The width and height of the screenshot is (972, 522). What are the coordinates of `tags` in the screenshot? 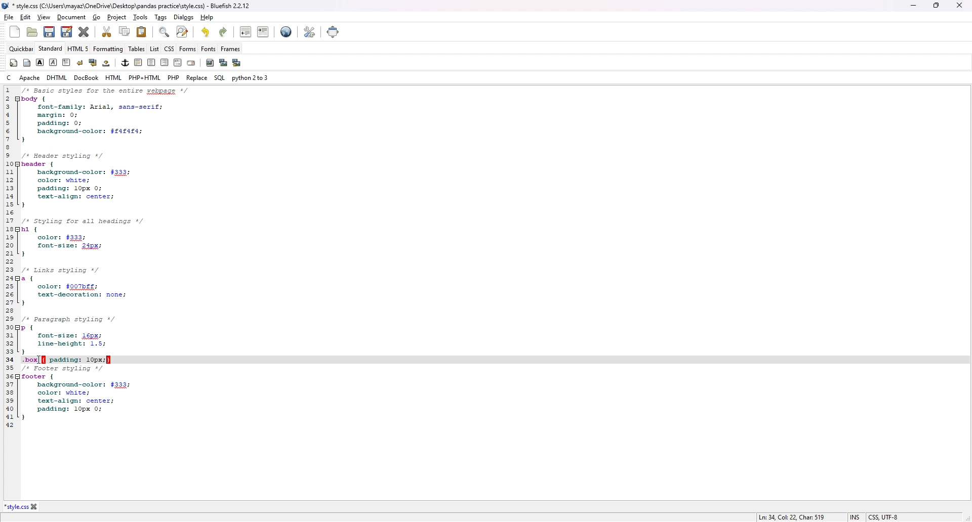 It's located at (161, 16).